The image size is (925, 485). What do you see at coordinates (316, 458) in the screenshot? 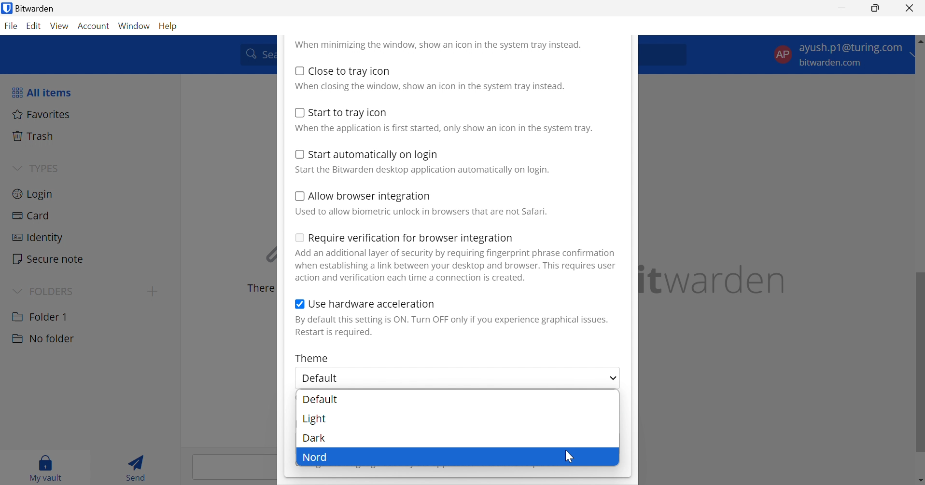
I see `Nord` at bounding box center [316, 458].